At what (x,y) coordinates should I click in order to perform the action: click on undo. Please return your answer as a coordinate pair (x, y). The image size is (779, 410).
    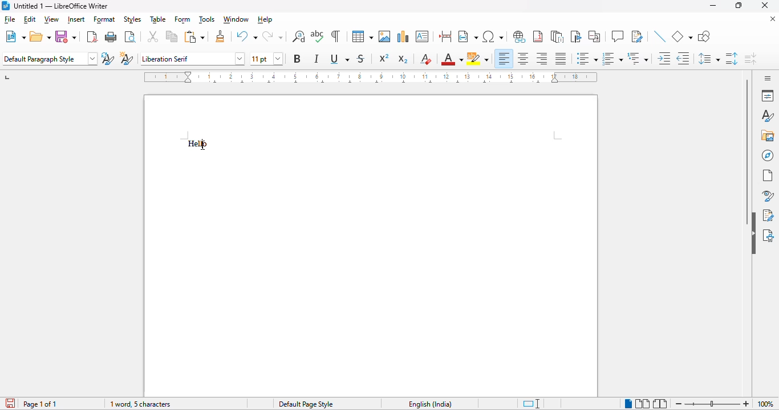
    Looking at the image, I should click on (246, 36).